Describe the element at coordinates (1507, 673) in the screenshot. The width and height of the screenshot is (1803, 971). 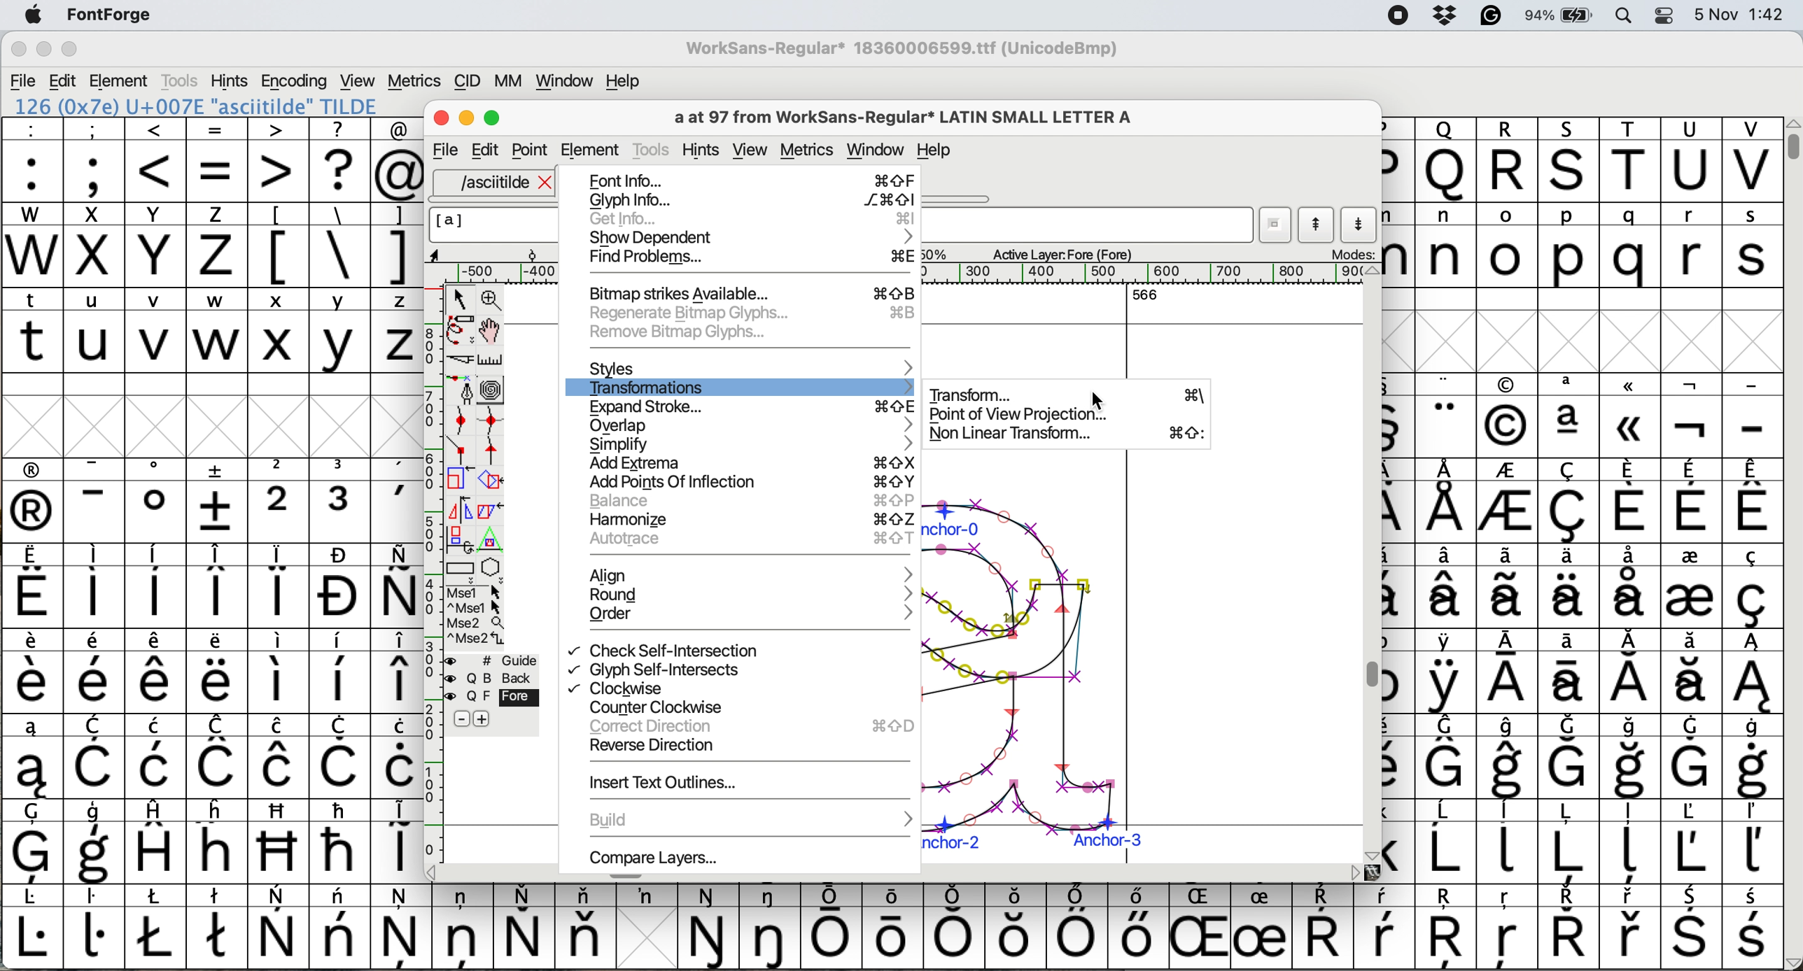
I see `symbol` at that location.